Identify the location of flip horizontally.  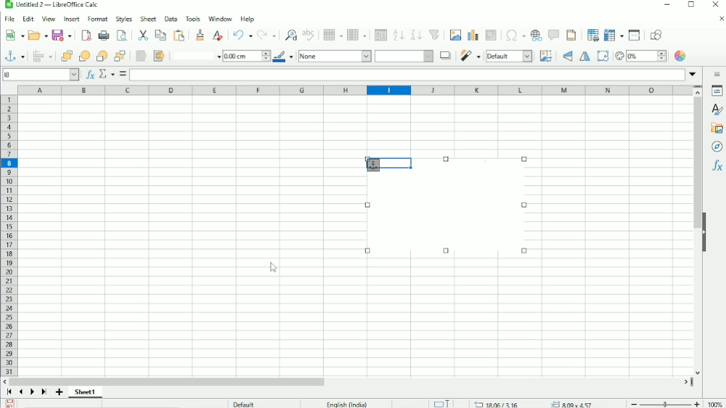
(586, 56).